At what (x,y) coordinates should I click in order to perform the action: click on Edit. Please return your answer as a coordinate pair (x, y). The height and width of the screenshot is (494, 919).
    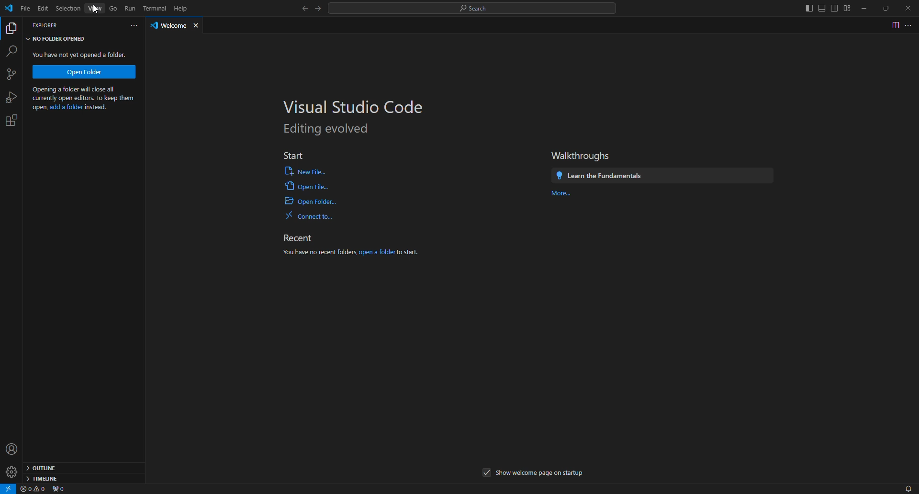
    Looking at the image, I should click on (44, 9).